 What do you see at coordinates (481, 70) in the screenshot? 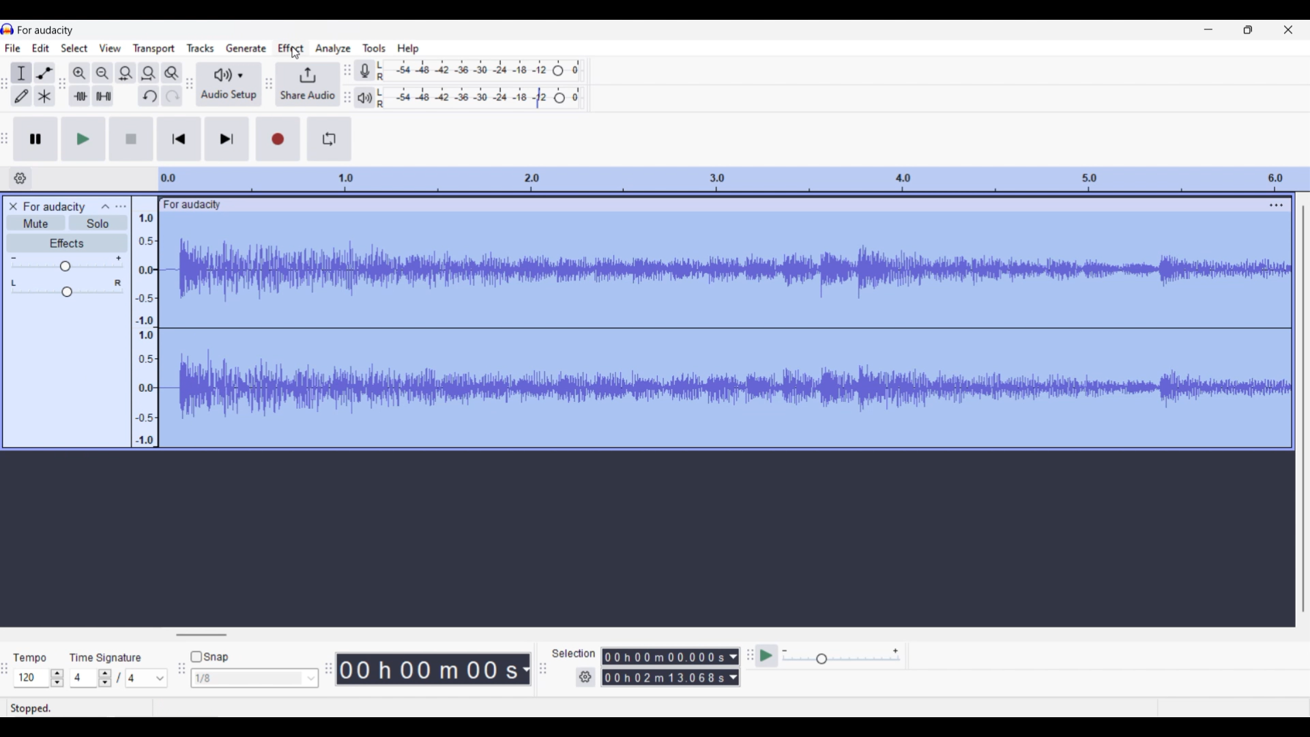
I see `Recording level` at bounding box center [481, 70].